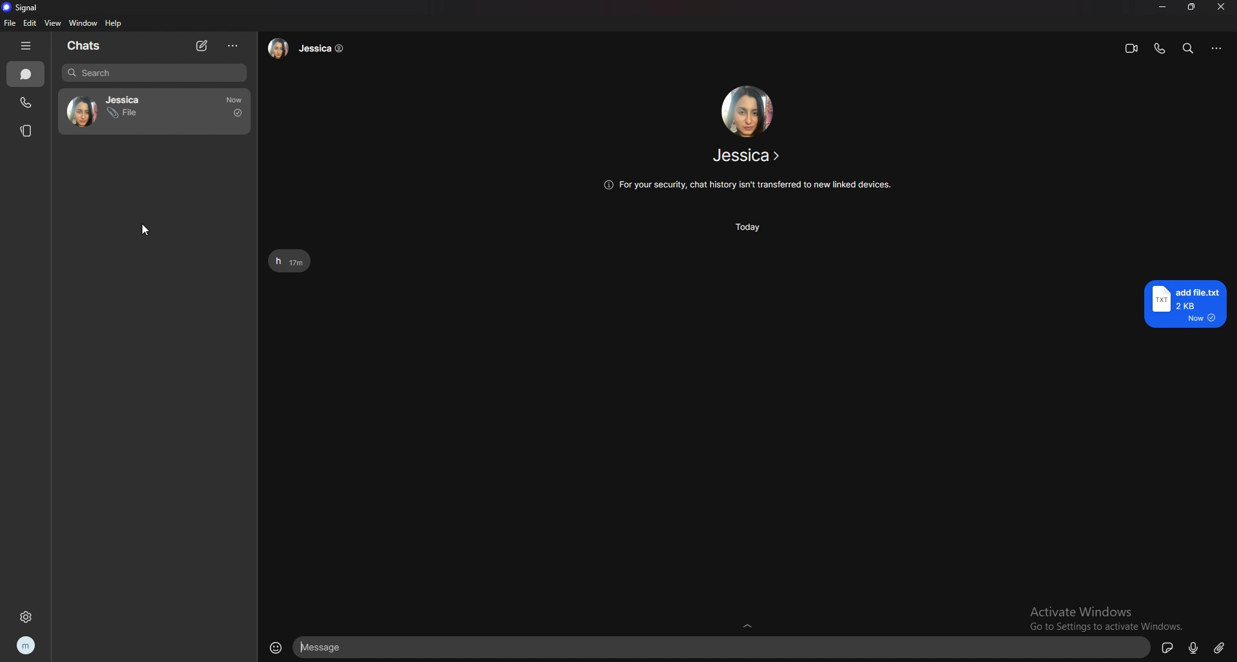  Describe the element at coordinates (233, 47) in the screenshot. I see `options` at that location.